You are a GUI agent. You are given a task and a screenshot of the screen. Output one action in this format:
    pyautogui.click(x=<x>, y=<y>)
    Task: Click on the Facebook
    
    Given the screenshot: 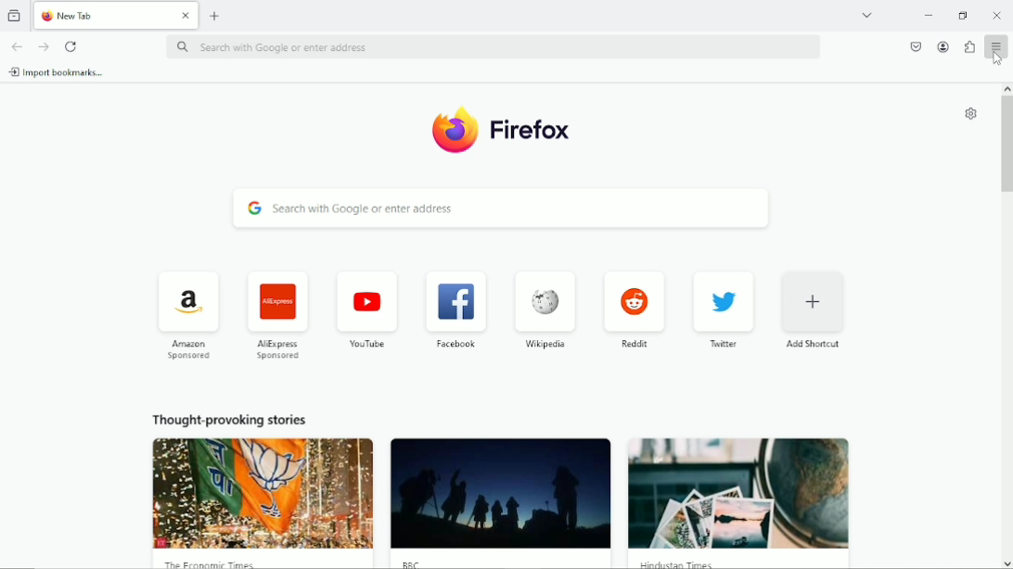 What is the action you would take?
    pyautogui.click(x=455, y=307)
    